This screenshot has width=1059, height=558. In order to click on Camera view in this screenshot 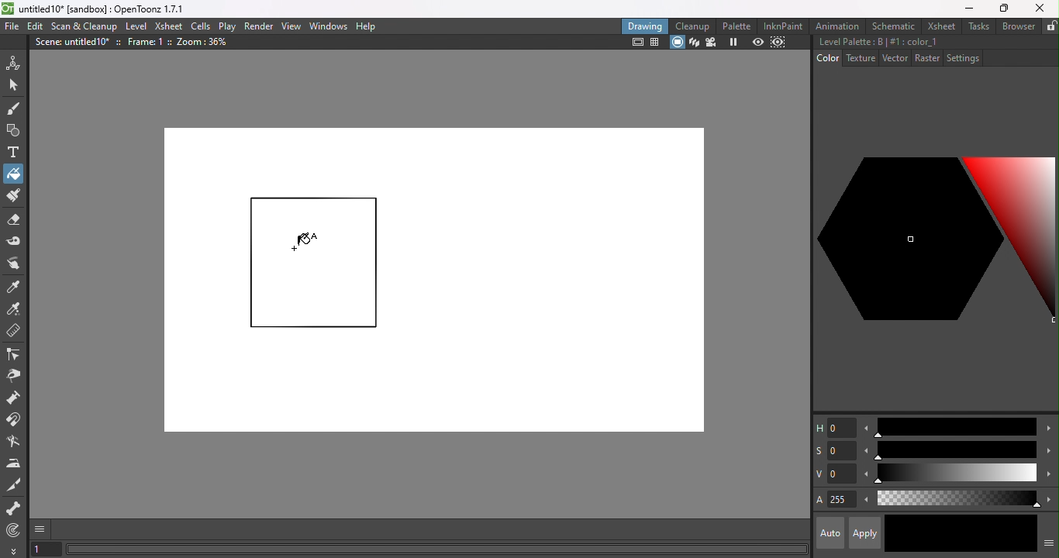, I will do `click(710, 43)`.